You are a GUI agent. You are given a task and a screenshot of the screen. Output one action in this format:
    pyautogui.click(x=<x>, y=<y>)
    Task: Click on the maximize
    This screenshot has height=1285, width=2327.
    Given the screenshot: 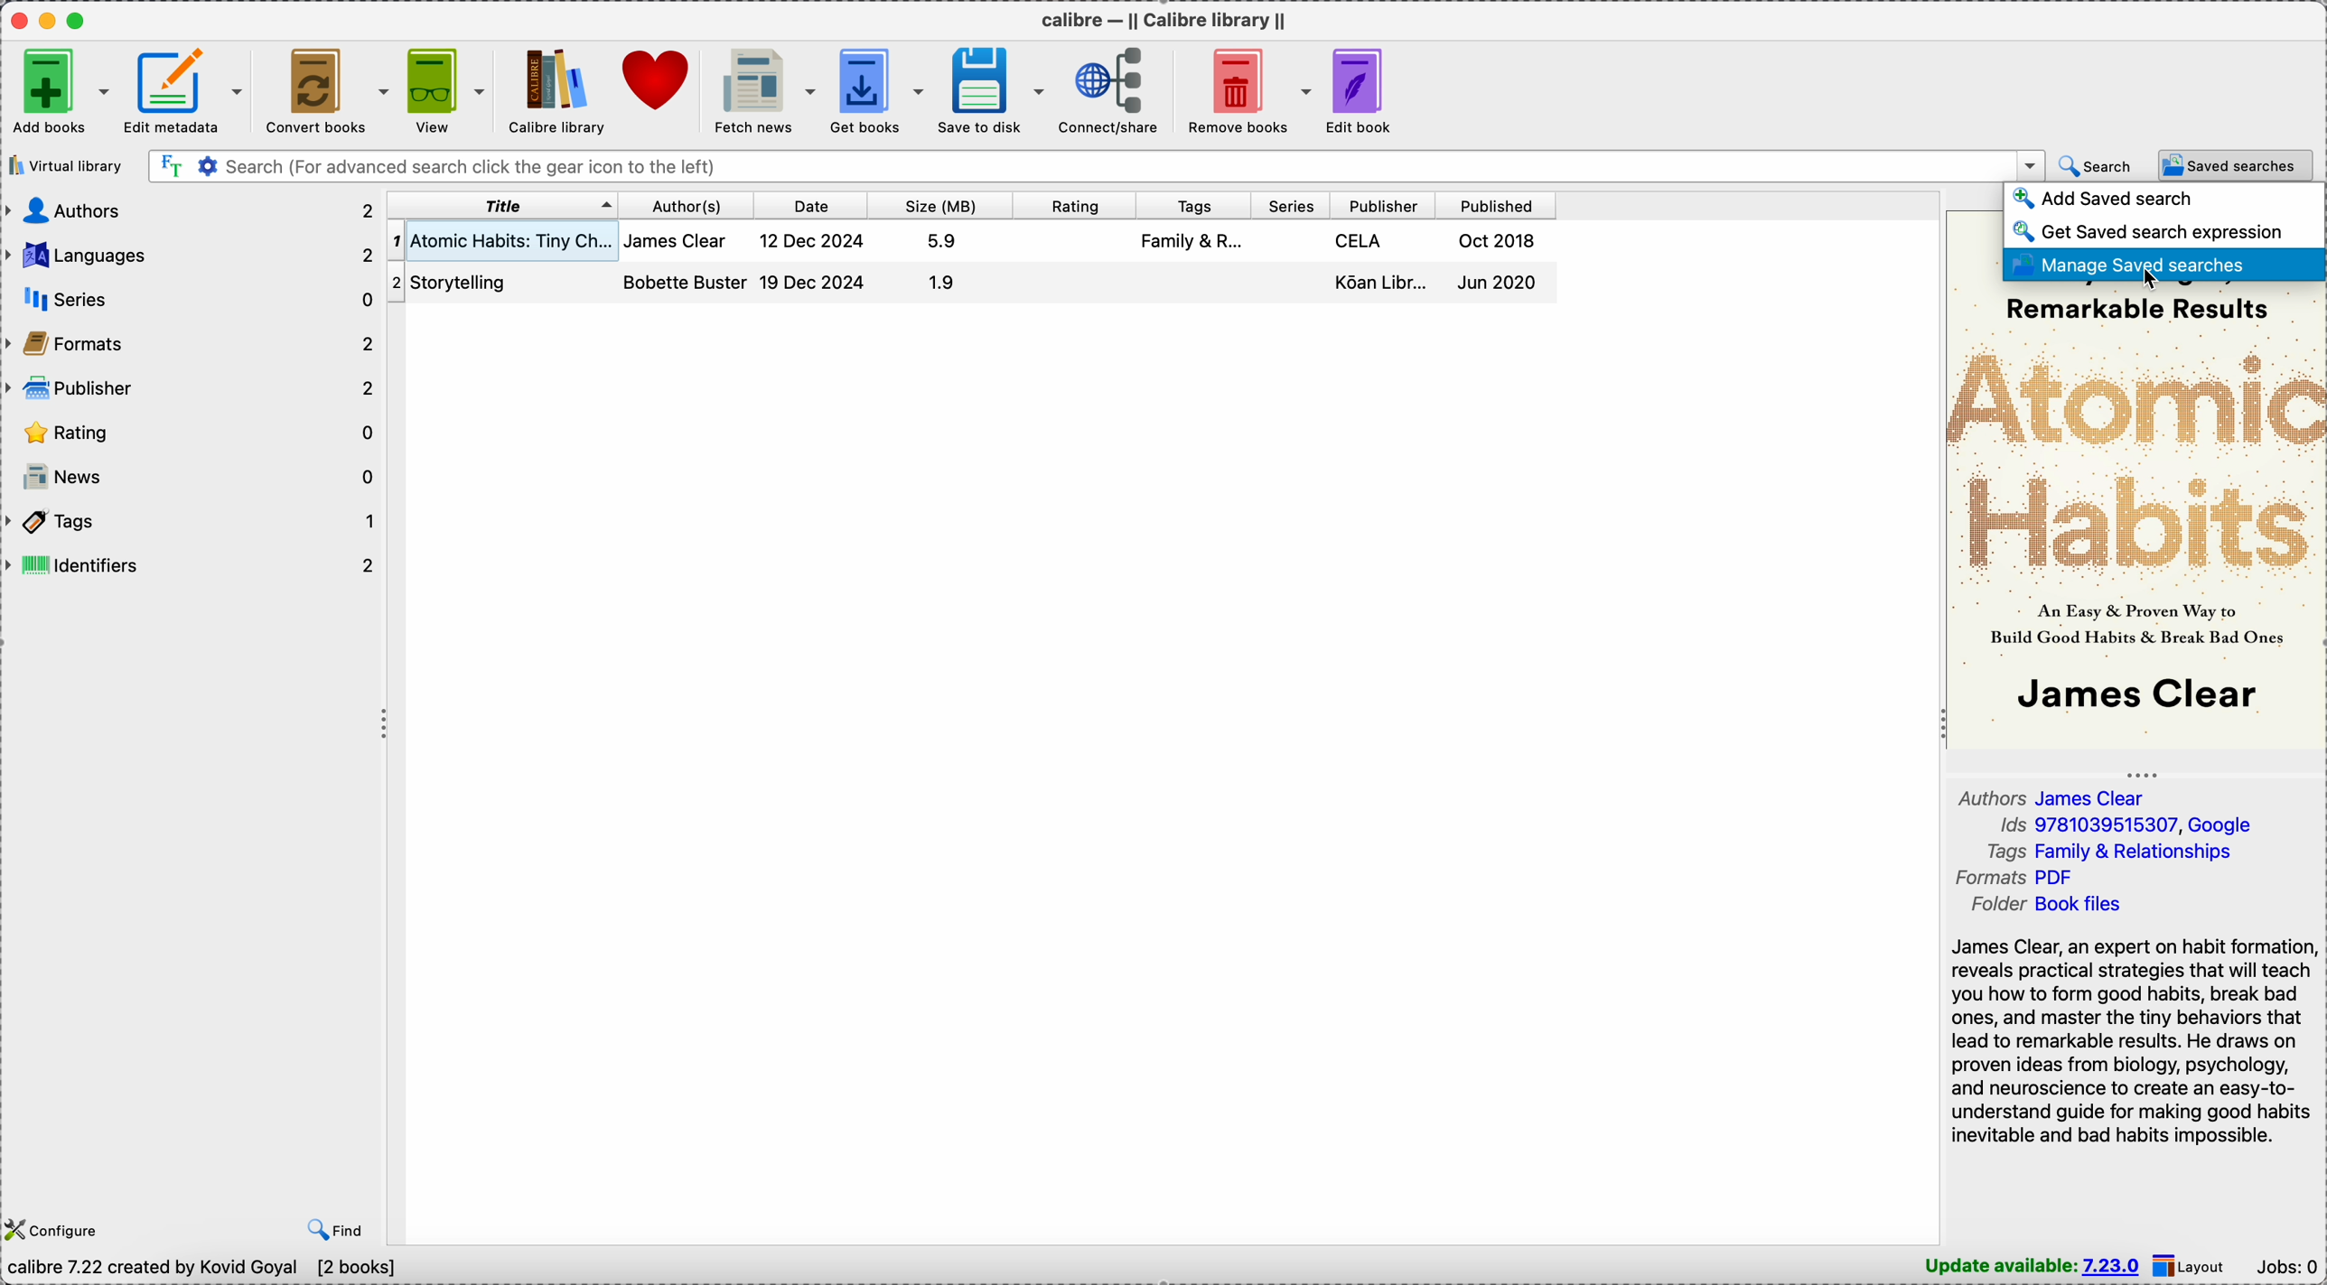 What is the action you would take?
    pyautogui.click(x=77, y=19)
    